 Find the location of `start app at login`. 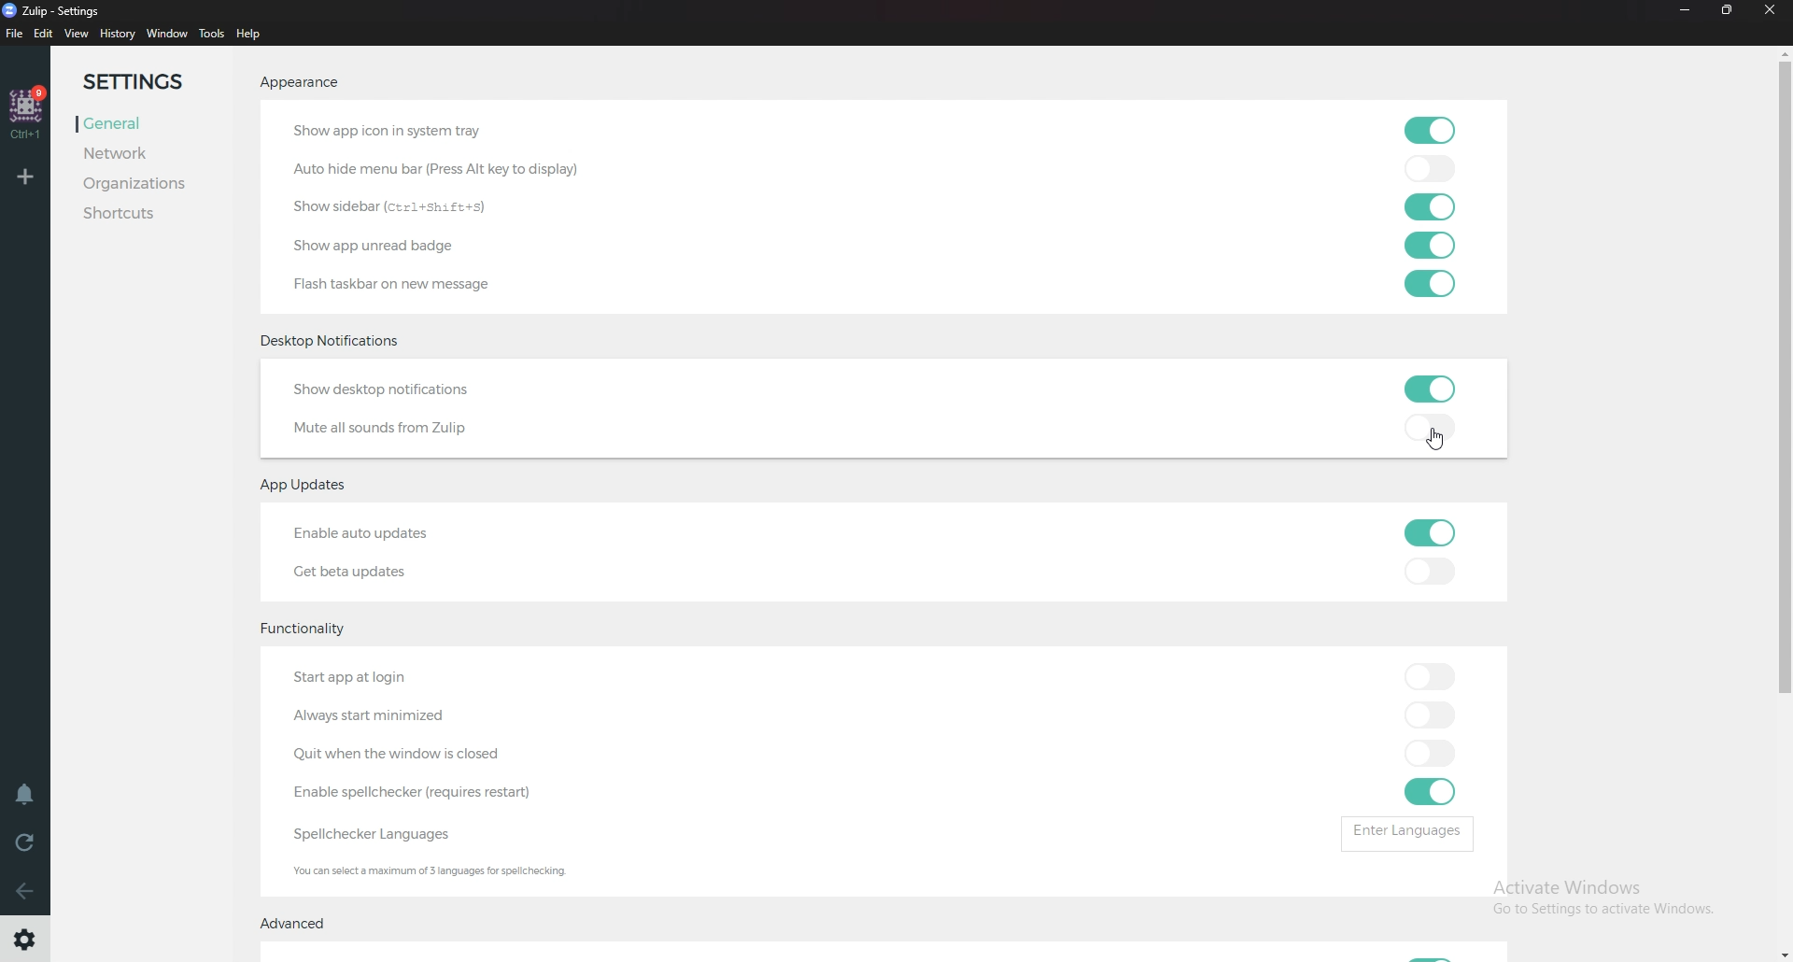

start app at login is located at coordinates (416, 672).